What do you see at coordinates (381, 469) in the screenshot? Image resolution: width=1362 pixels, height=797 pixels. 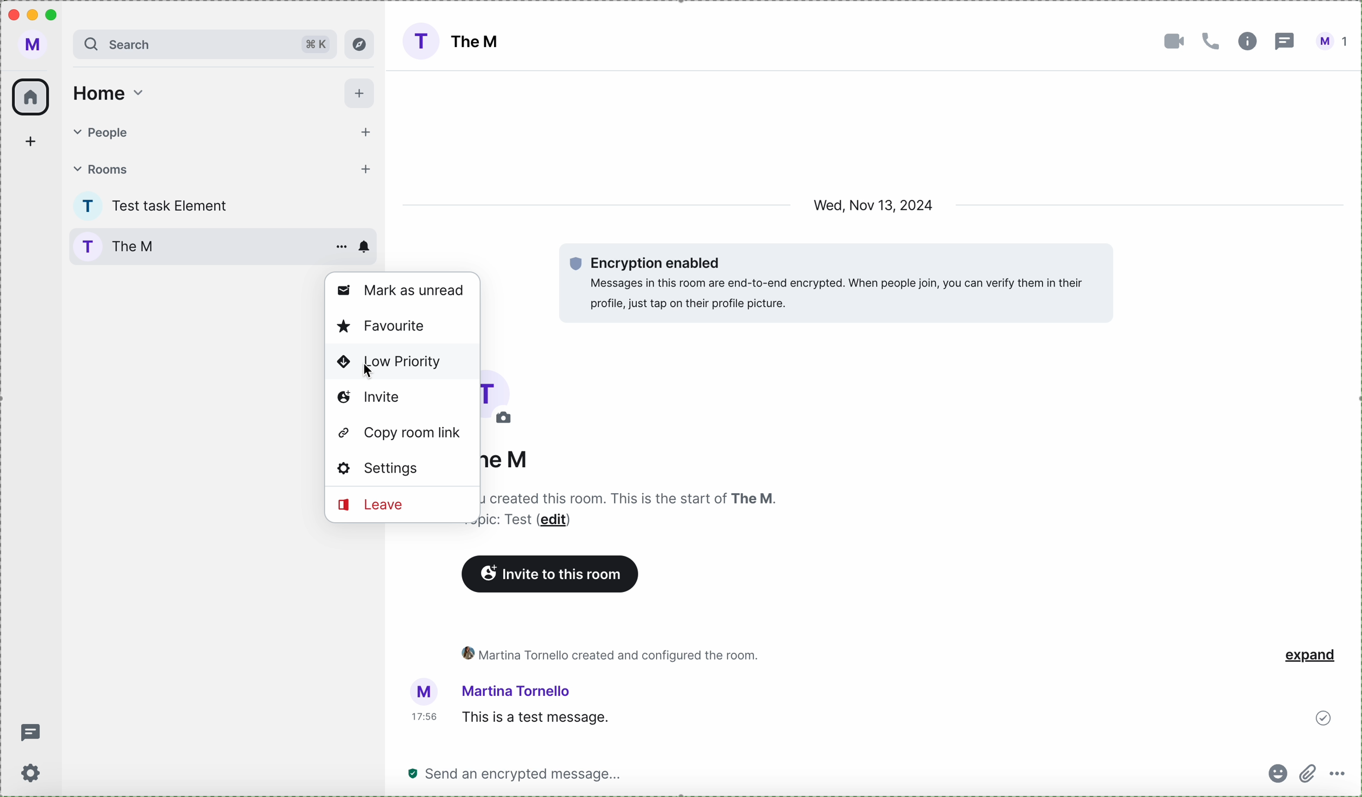 I see `settings` at bounding box center [381, 469].